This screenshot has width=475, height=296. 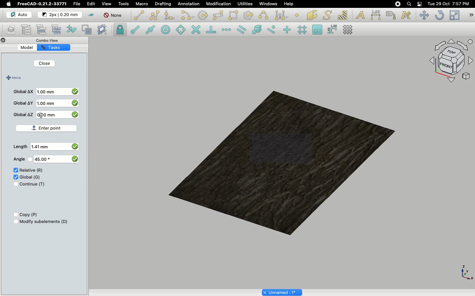 What do you see at coordinates (181, 30) in the screenshot?
I see `Snap angle` at bounding box center [181, 30].